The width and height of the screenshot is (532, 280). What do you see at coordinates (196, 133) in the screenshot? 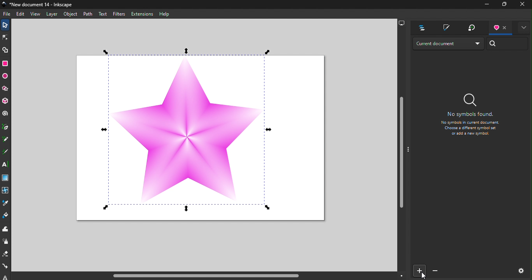
I see `Canvas` at bounding box center [196, 133].